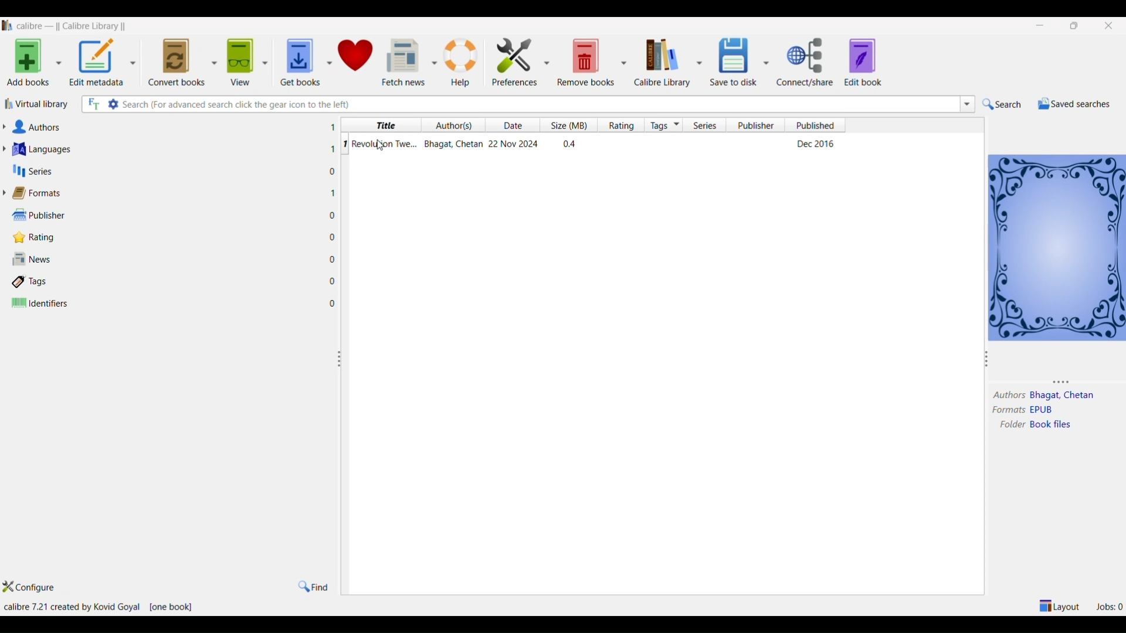 This screenshot has width=1126, height=633. Describe the element at coordinates (73, 25) in the screenshot. I see `application name ` at that location.